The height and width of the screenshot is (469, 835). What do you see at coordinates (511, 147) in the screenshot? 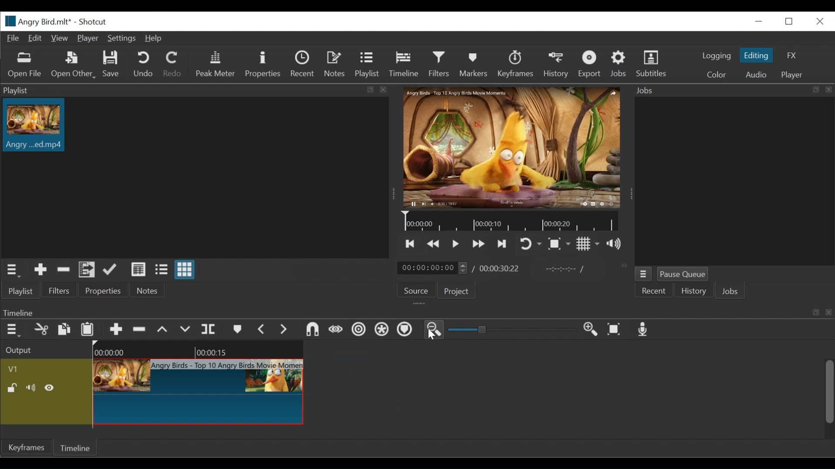
I see `Media Viewer` at bounding box center [511, 147].